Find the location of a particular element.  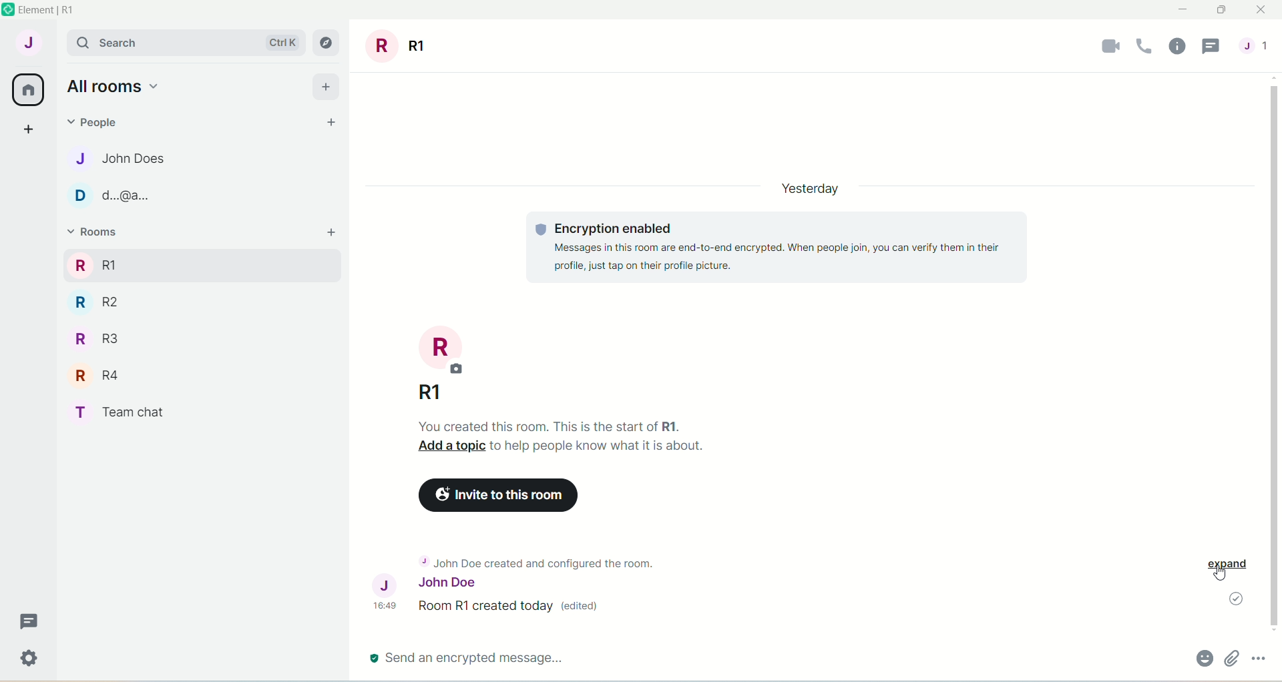

v Rooms is located at coordinates (128, 232).